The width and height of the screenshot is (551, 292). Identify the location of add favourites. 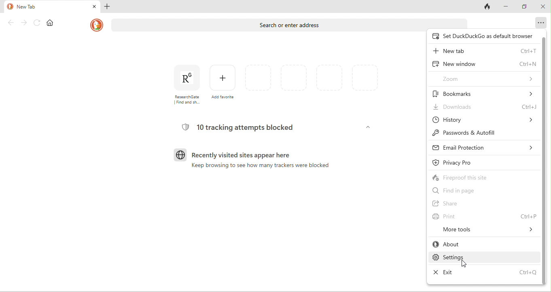
(223, 87).